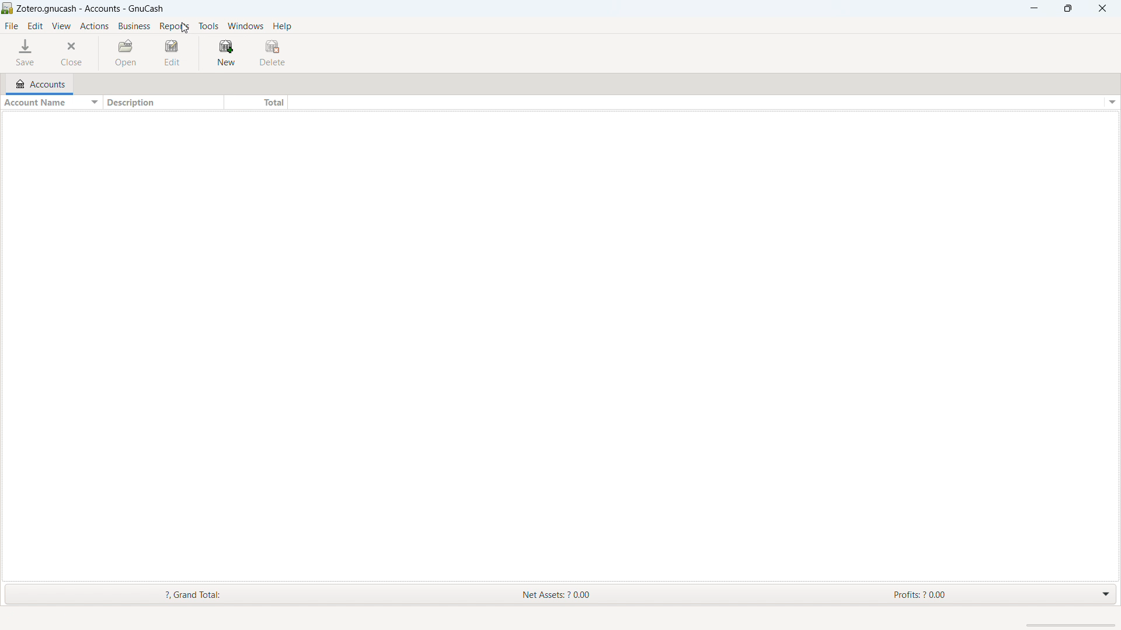 This screenshot has height=630, width=1121. What do you see at coordinates (1067, 9) in the screenshot?
I see `maximize` at bounding box center [1067, 9].